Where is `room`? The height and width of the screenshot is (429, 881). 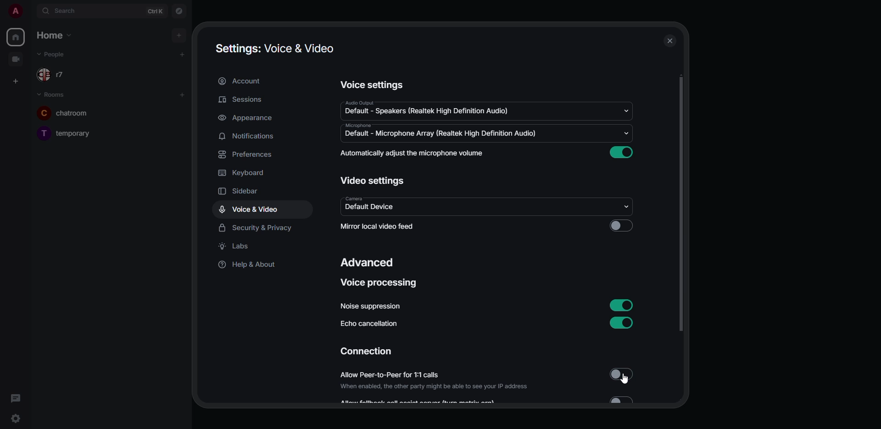 room is located at coordinates (70, 111).